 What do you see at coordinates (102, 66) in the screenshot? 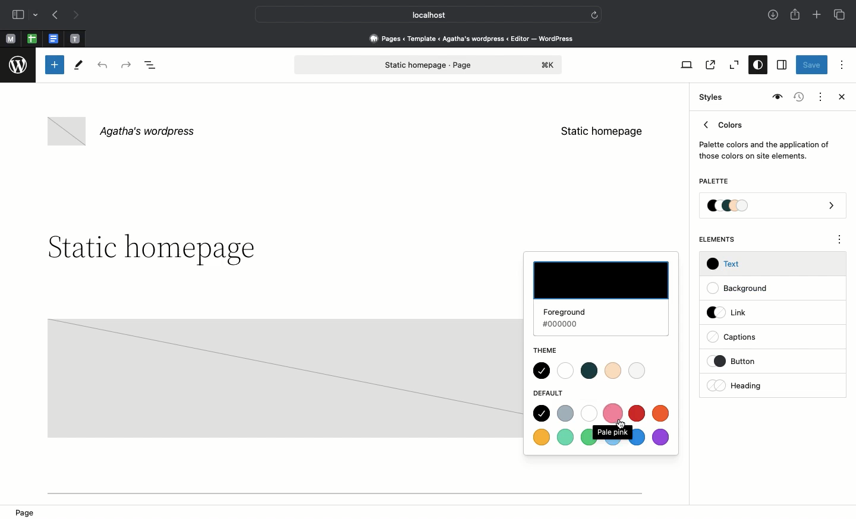
I see `Undo` at bounding box center [102, 66].